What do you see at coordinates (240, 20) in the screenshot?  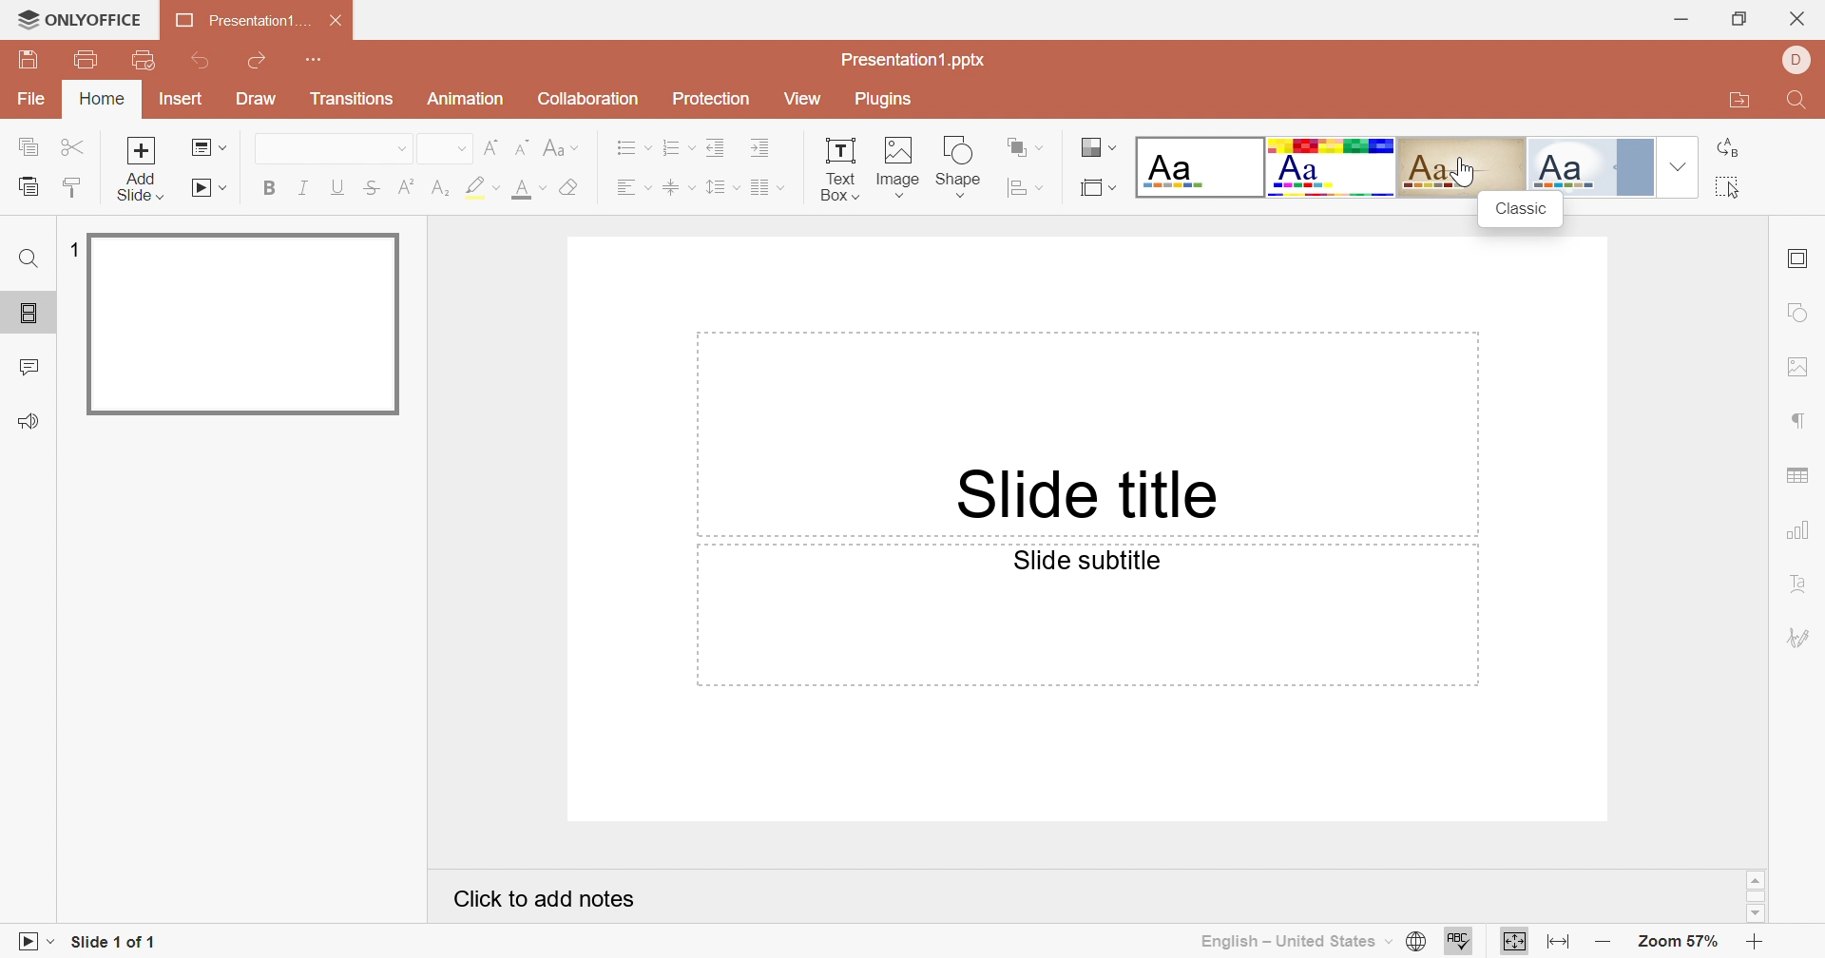 I see `Presentation1...` at bounding box center [240, 20].